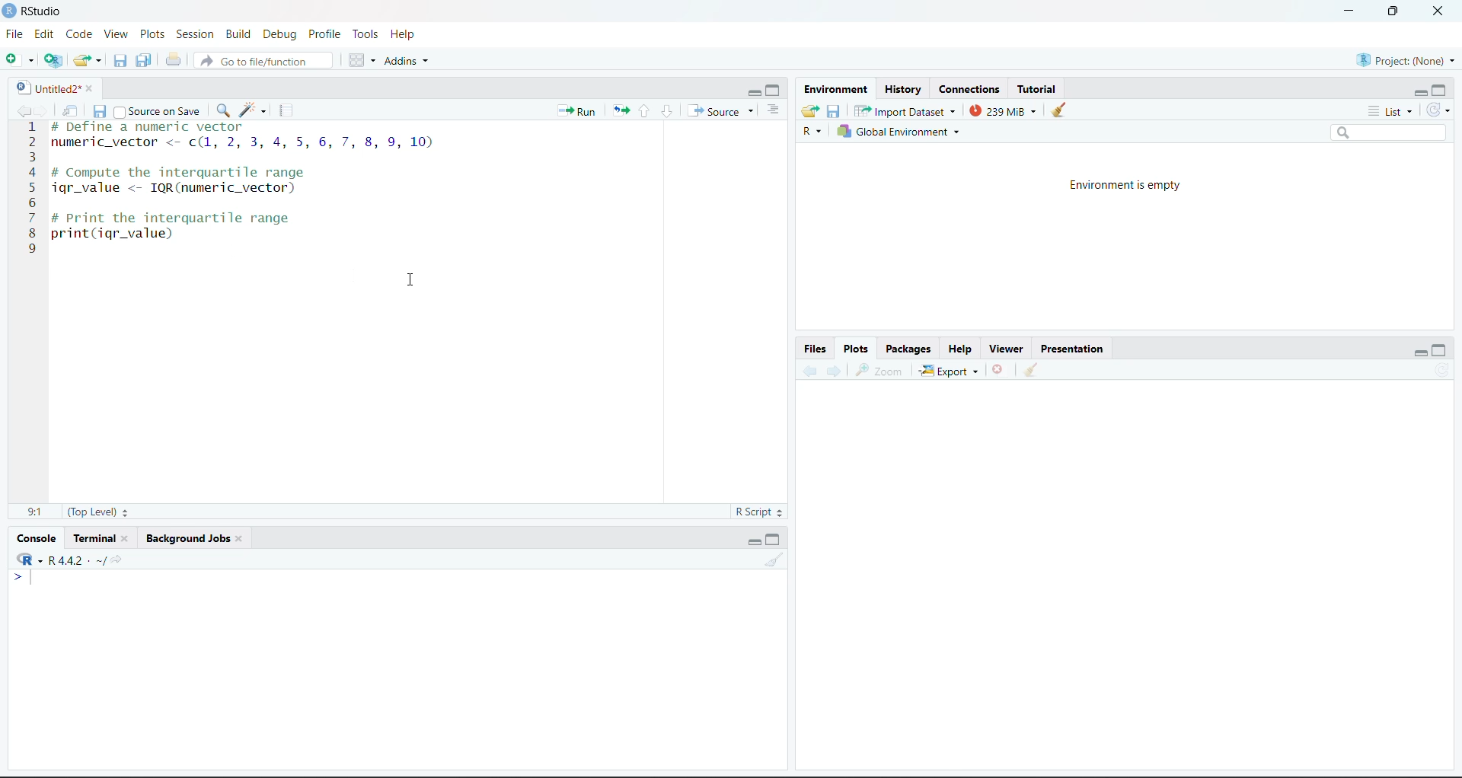 The width and height of the screenshot is (1462, 778). Describe the element at coordinates (35, 12) in the screenshot. I see `RStudio` at that location.